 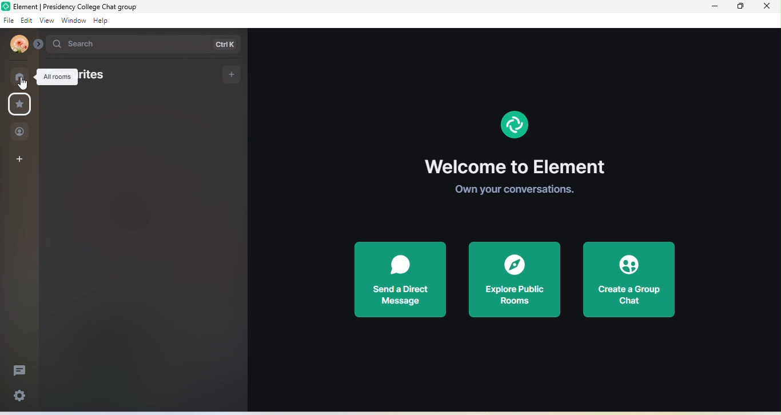 What do you see at coordinates (86, 7) in the screenshot?
I see `title` at bounding box center [86, 7].